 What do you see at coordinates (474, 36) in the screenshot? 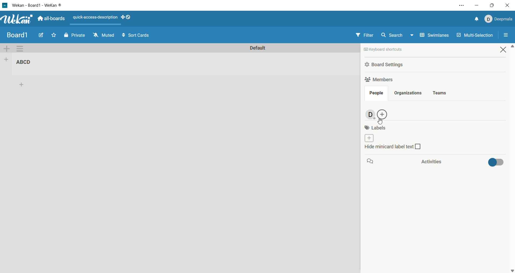
I see `multi-function` at bounding box center [474, 36].